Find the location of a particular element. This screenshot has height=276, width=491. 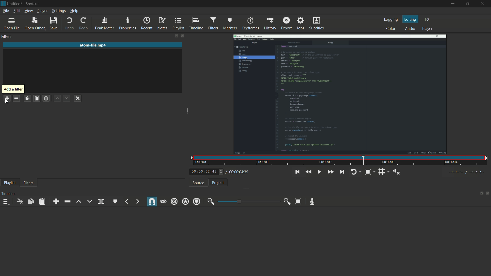

record audio is located at coordinates (313, 201).